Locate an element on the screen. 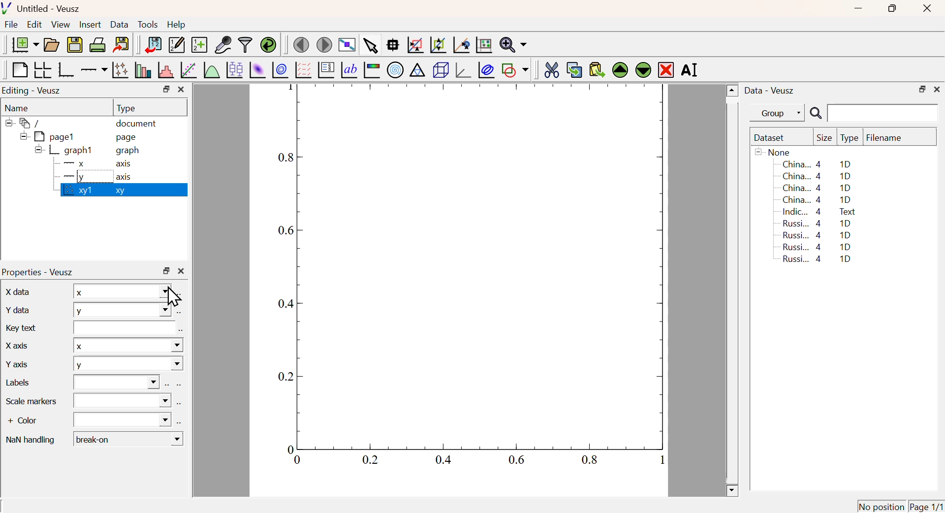 Image resolution: width=945 pixels, height=513 pixels. X axis is located at coordinates (93, 164).